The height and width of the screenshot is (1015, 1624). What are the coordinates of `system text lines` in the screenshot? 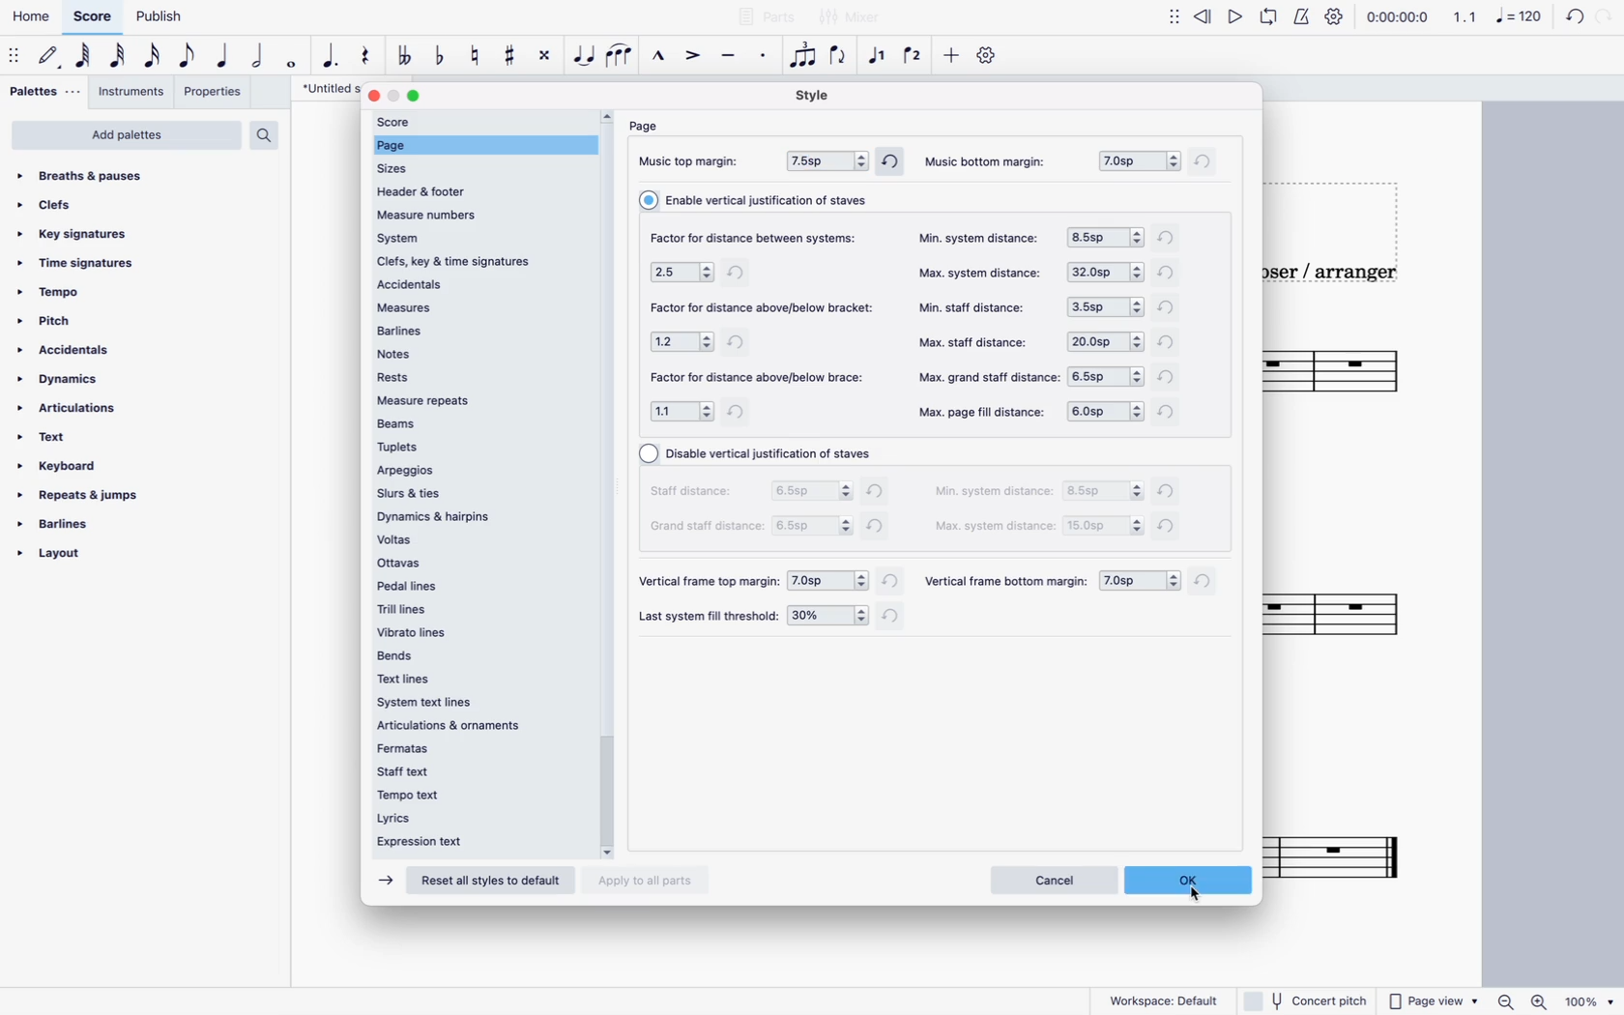 It's located at (438, 704).